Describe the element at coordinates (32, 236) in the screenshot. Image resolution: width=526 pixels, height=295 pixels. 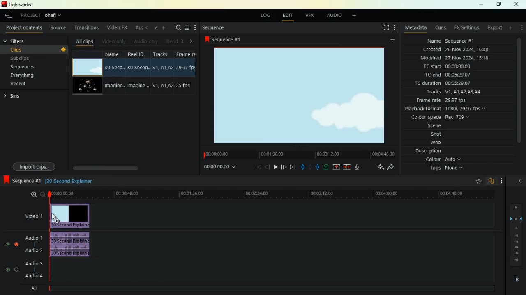
I see `audio1` at that location.